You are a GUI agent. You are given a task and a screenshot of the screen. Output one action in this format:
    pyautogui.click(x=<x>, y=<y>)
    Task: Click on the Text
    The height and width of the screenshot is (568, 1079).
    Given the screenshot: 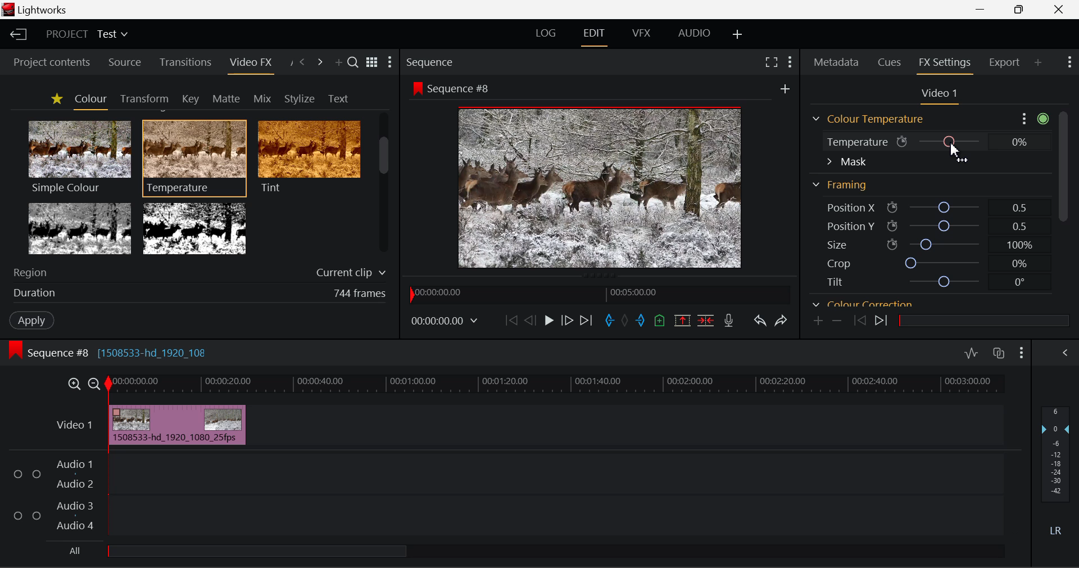 What is the action you would take?
    pyautogui.click(x=336, y=98)
    